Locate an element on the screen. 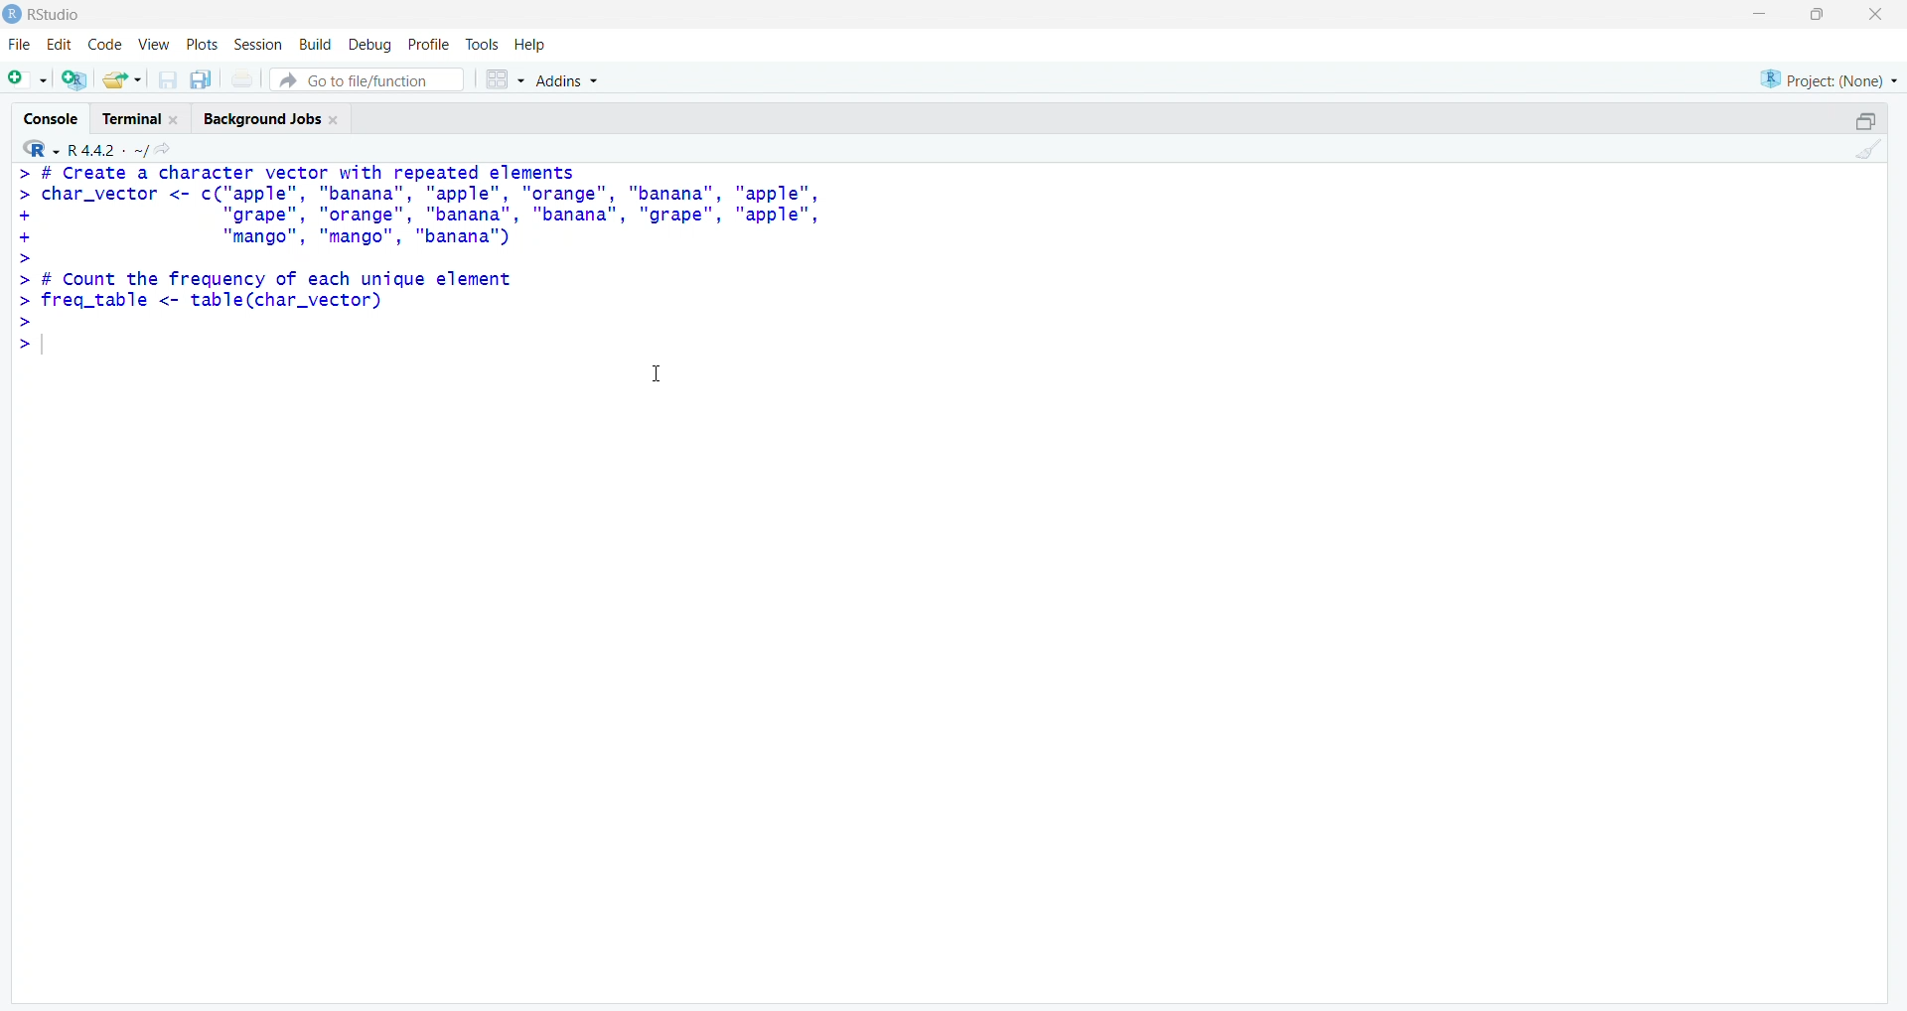  Addins is located at coordinates (569, 80).